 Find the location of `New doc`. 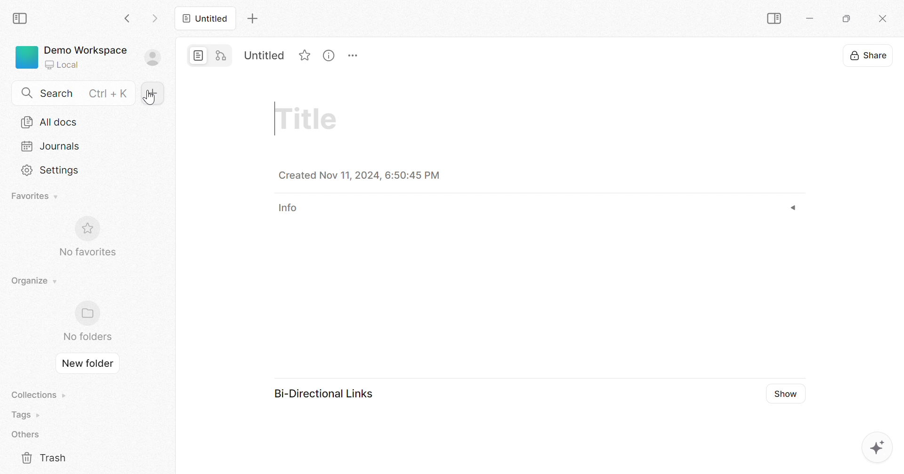

New doc is located at coordinates (155, 94).